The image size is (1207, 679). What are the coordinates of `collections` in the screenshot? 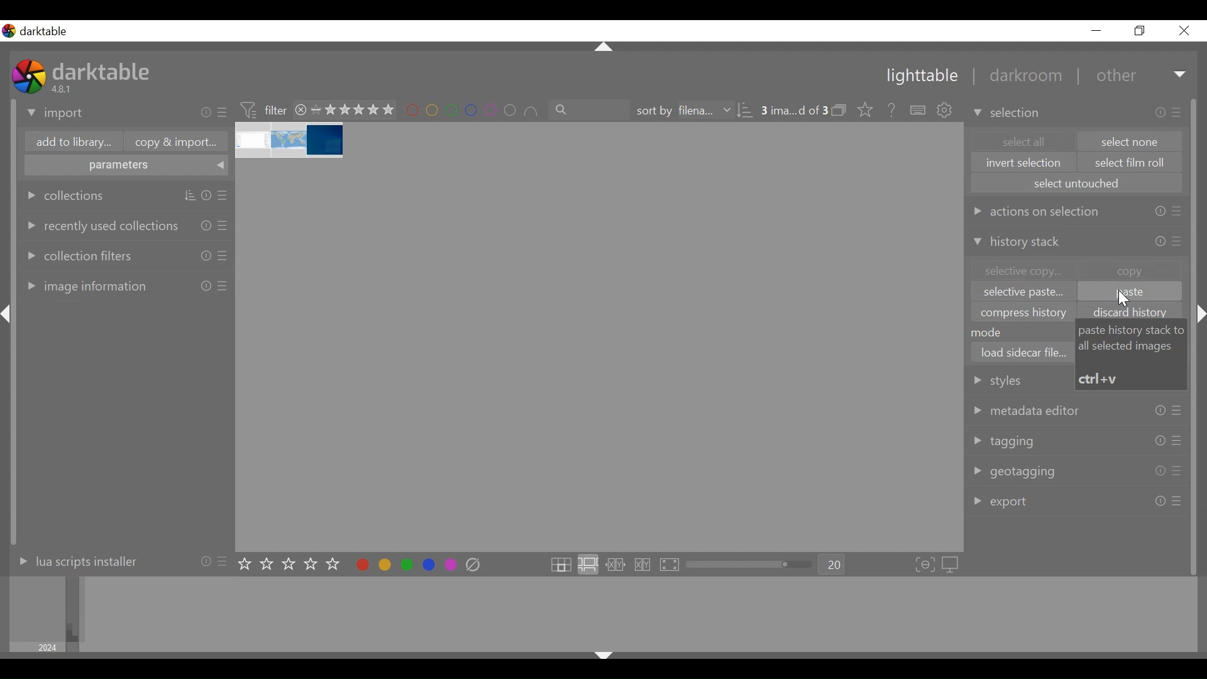 It's located at (66, 196).